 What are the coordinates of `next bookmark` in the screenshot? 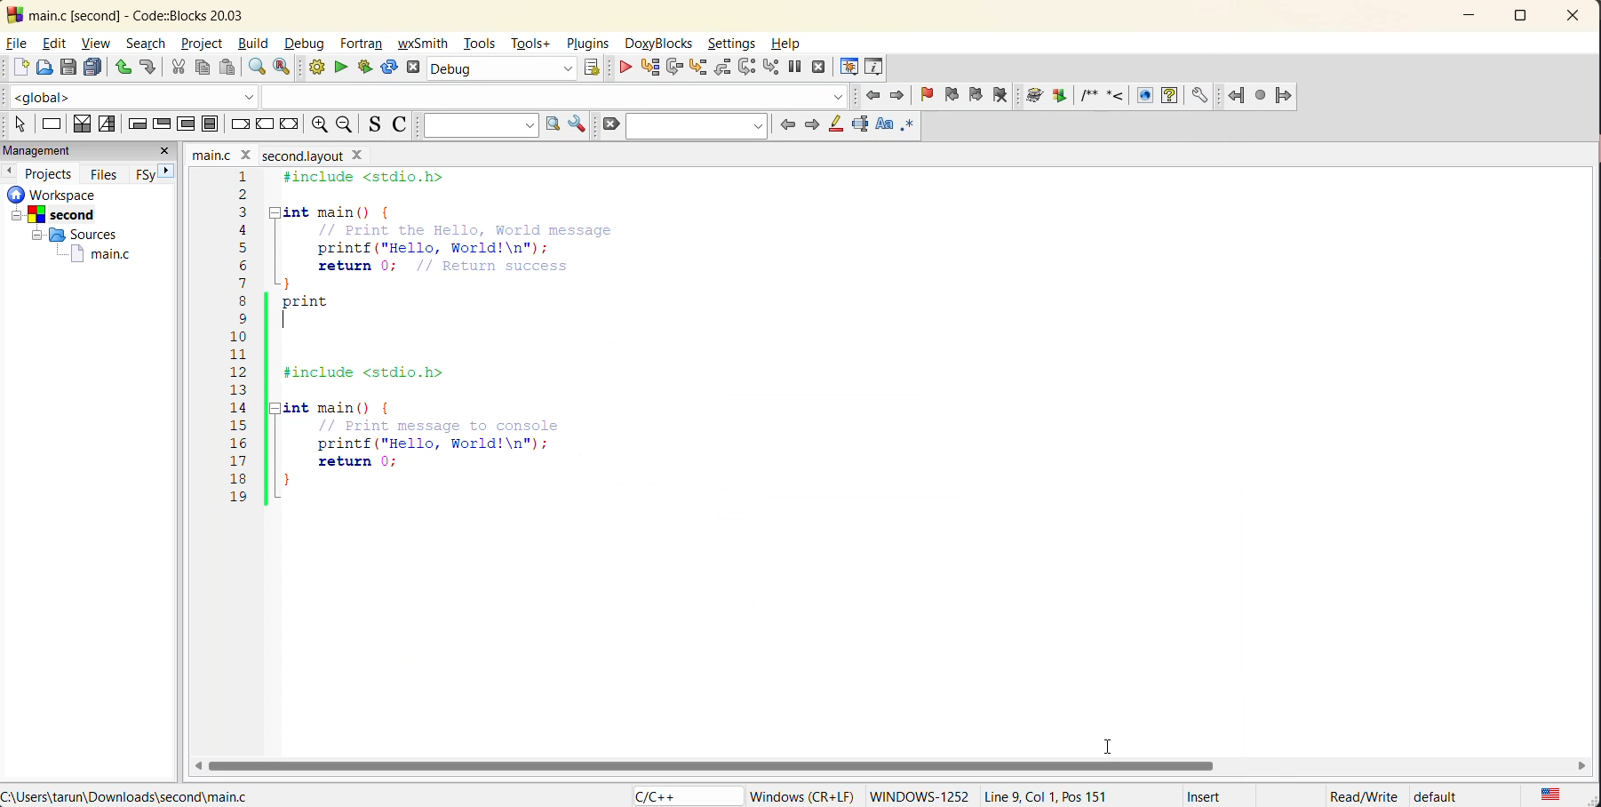 It's located at (972, 94).